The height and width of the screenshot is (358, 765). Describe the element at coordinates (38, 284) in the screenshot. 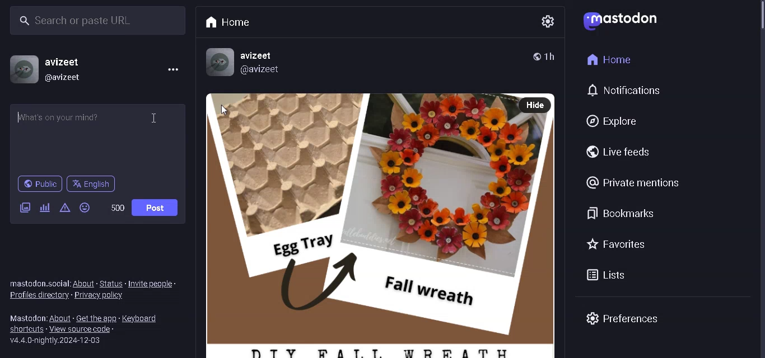

I see `TEXT` at that location.